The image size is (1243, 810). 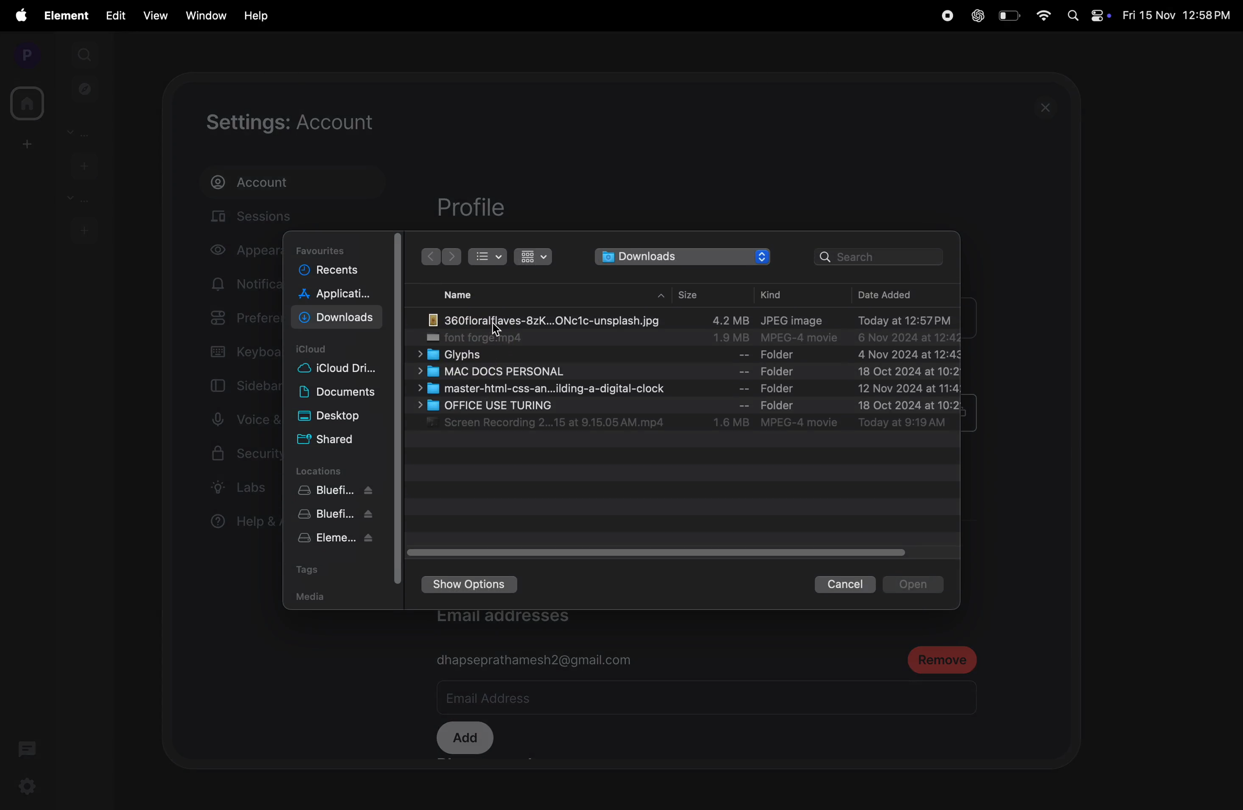 I want to click on date, so click(x=890, y=294).